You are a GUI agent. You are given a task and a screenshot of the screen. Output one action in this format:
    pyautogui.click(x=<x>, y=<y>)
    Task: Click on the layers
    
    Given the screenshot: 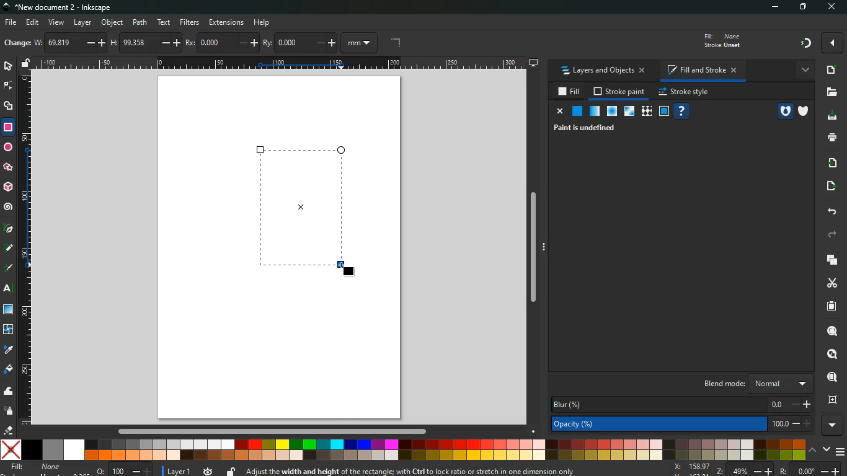 What is the action you would take?
    pyautogui.click(x=833, y=261)
    